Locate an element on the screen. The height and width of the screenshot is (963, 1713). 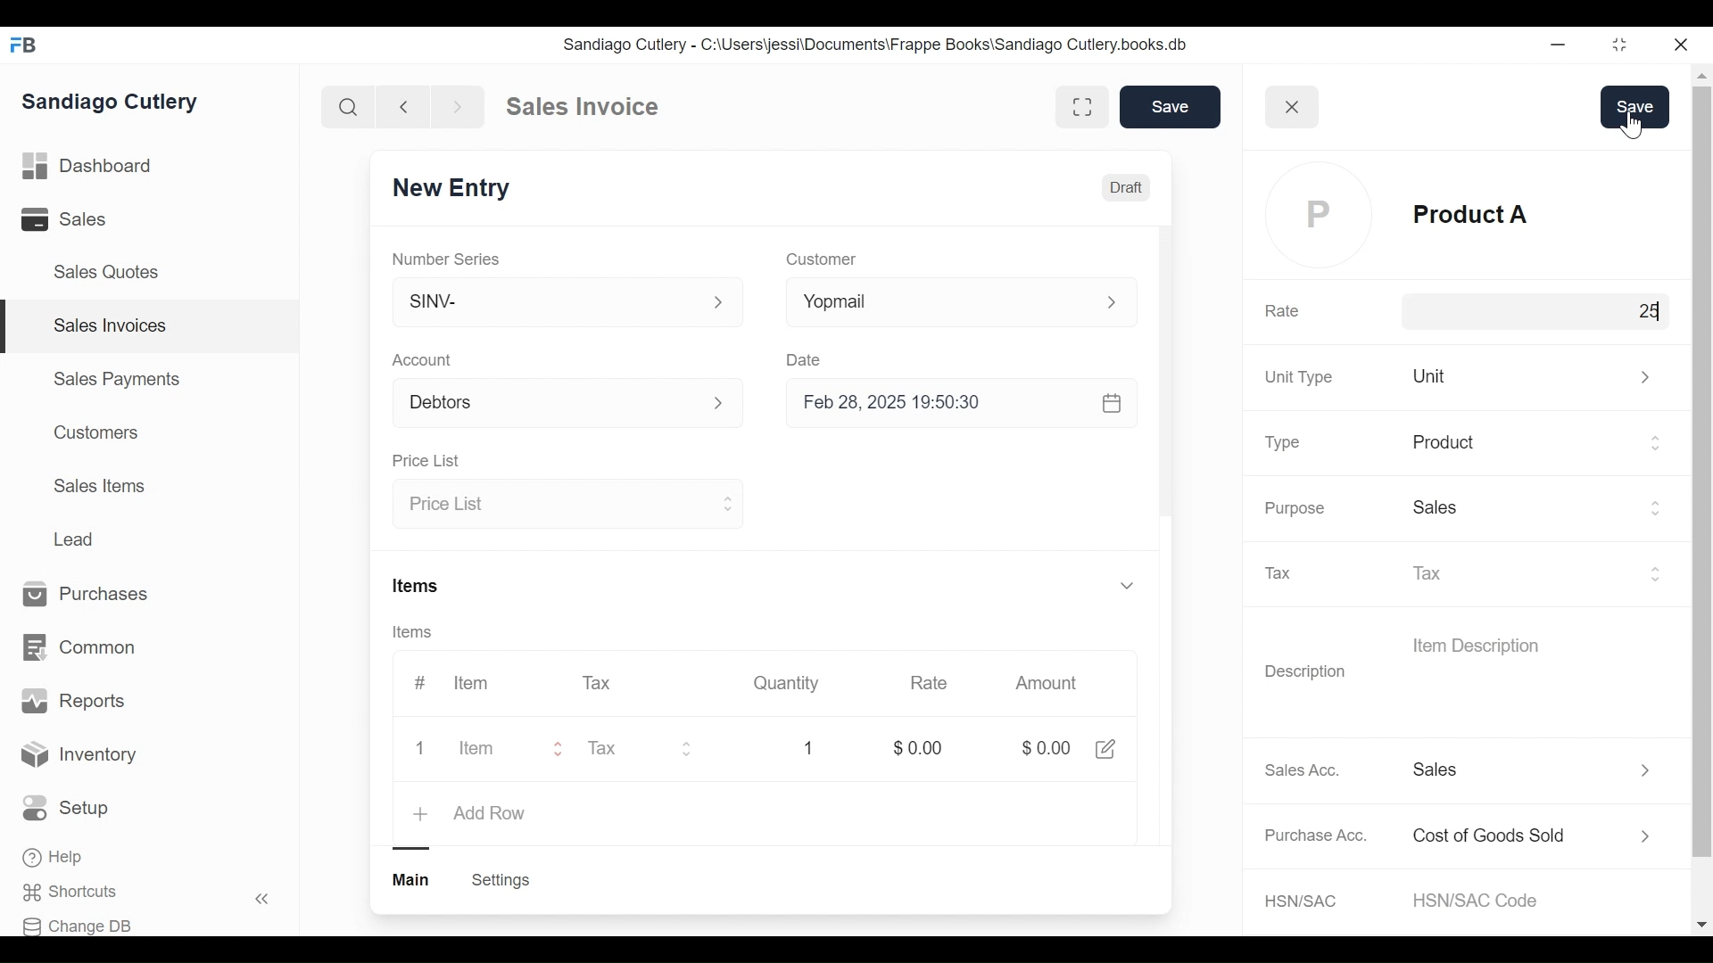
backward is located at coordinates (404, 106).